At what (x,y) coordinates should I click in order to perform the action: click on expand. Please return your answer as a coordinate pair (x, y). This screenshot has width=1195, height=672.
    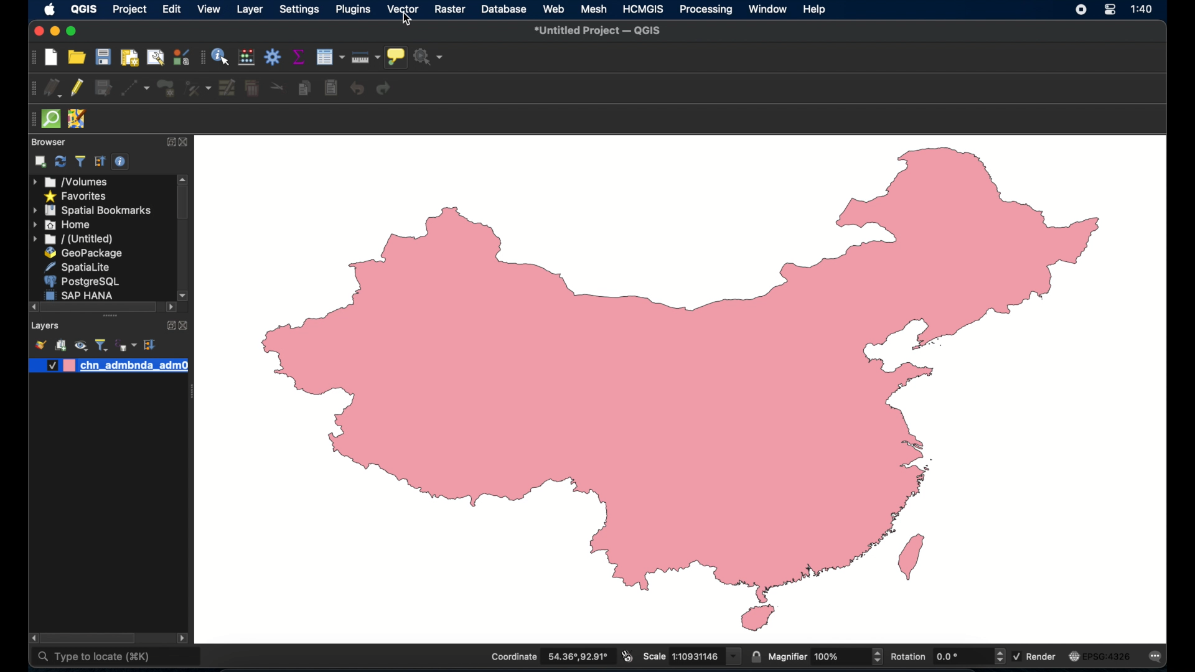
    Looking at the image, I should click on (169, 325).